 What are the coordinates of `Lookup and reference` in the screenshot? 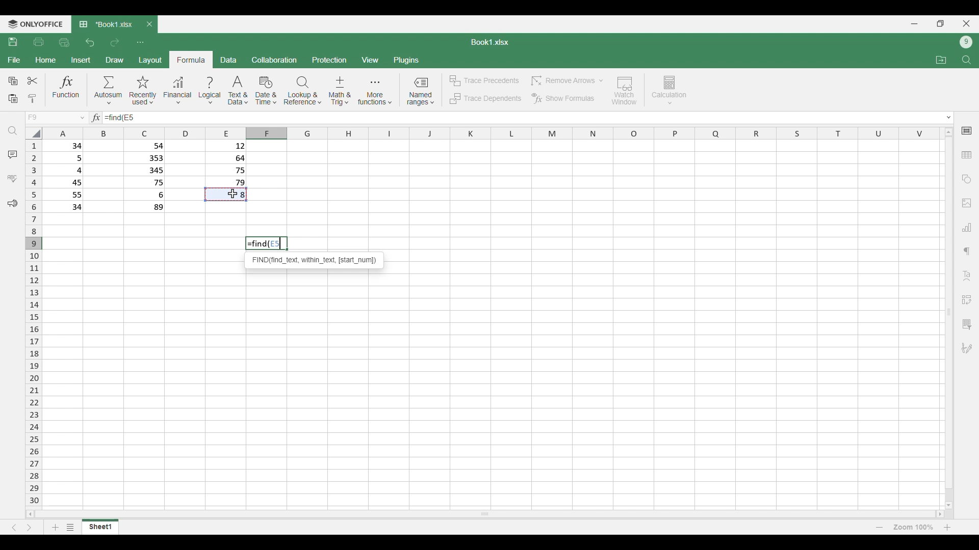 It's located at (303, 91).